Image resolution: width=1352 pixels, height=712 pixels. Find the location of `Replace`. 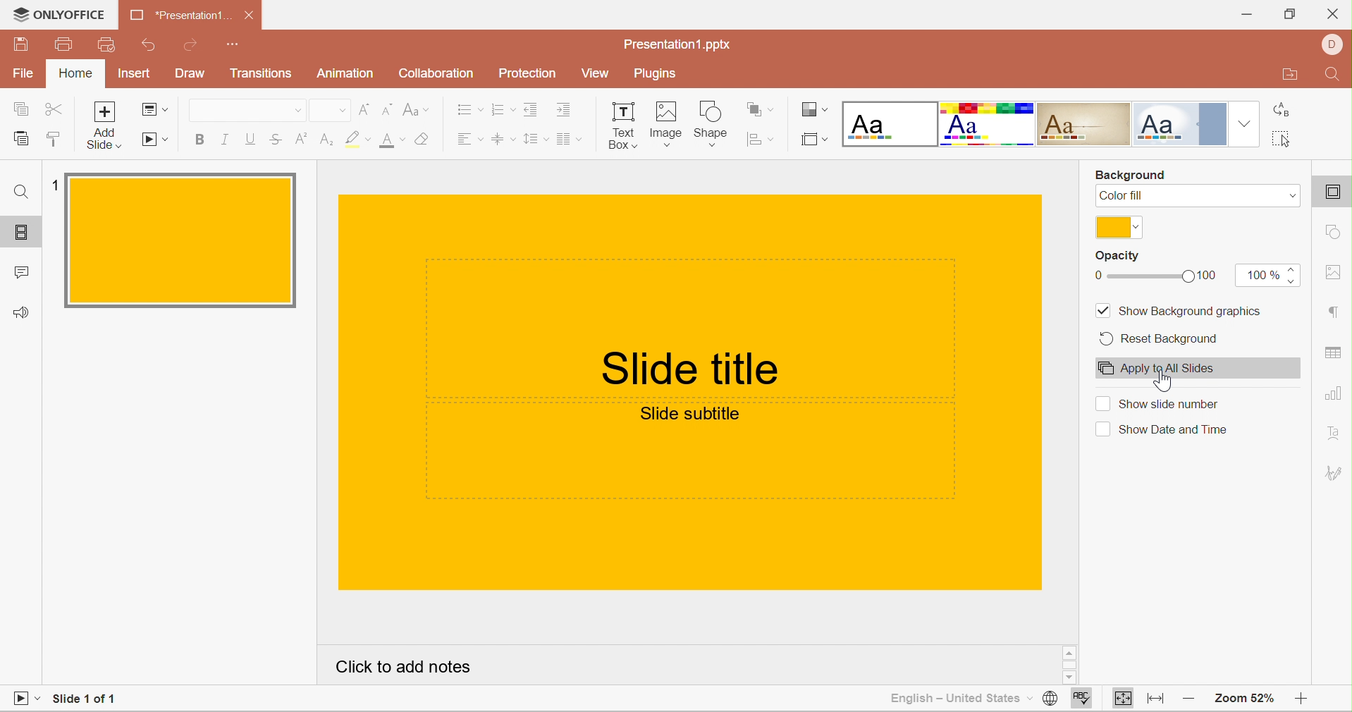

Replace is located at coordinates (1282, 112).